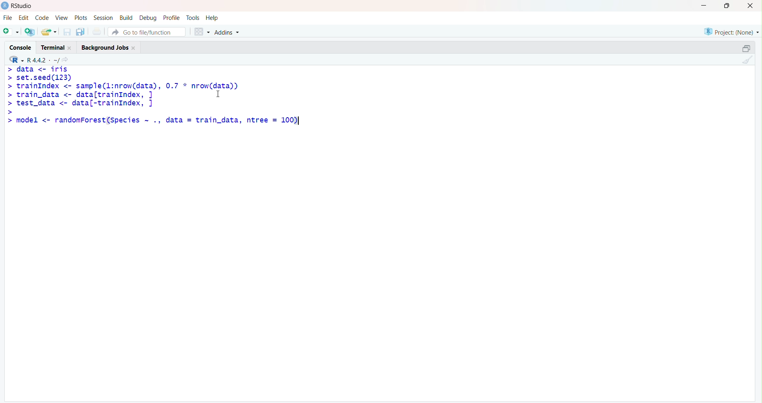 Image resolution: width=762 pixels, height=403 pixels. Describe the element at coordinates (103, 18) in the screenshot. I see `Session` at that location.